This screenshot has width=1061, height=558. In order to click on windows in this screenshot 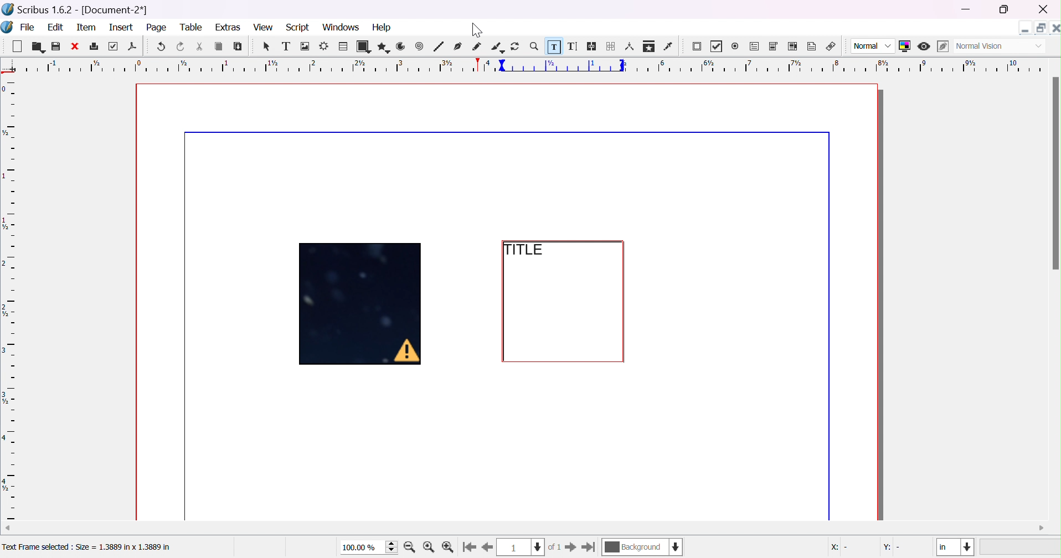, I will do `click(341, 28)`.